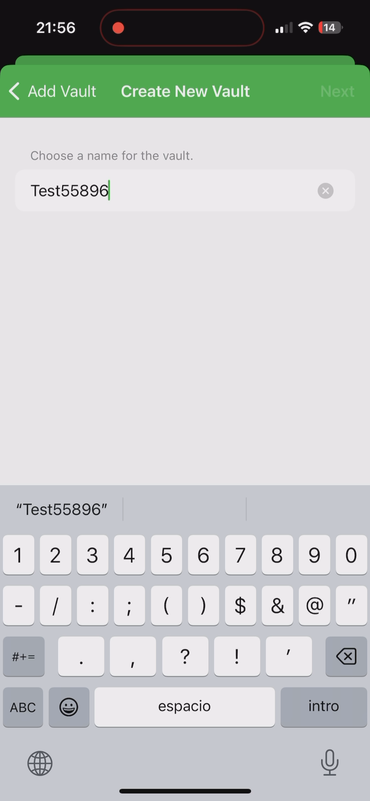 The height and width of the screenshot is (801, 370). What do you see at coordinates (53, 91) in the screenshot?
I see `add vault` at bounding box center [53, 91].